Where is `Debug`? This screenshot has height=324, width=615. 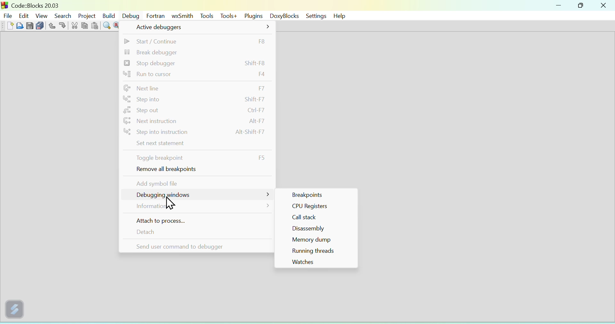 Debug is located at coordinates (131, 16).